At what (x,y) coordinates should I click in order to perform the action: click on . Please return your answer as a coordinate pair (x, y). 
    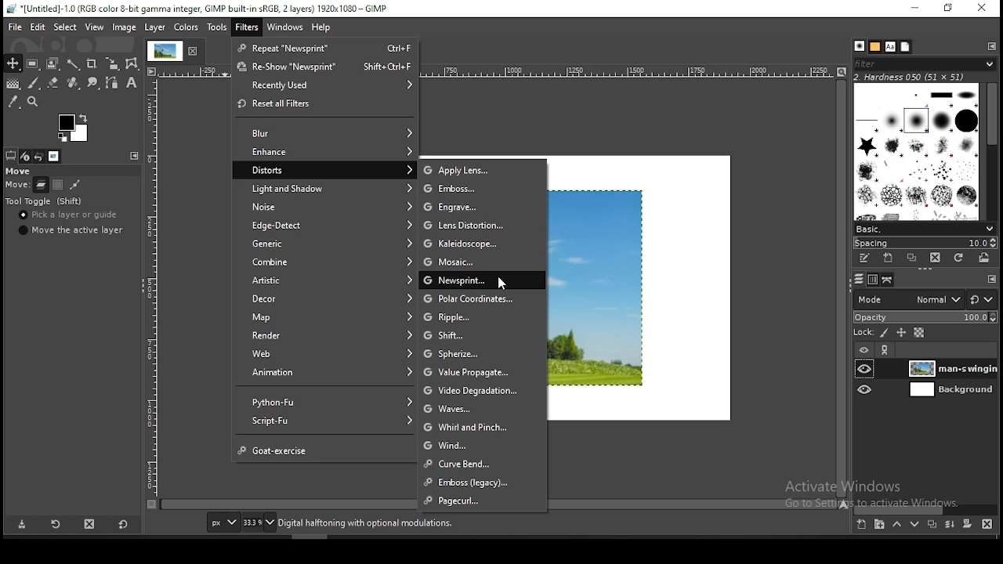
    Looking at the image, I should click on (993, 280).